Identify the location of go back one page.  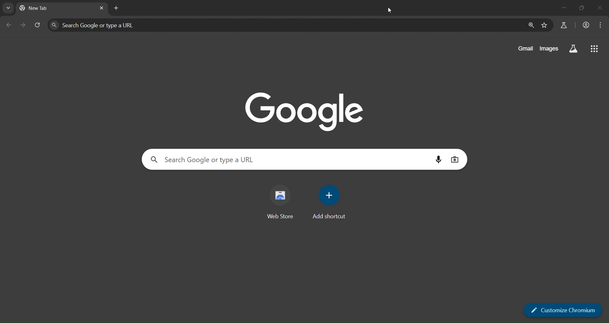
(10, 24).